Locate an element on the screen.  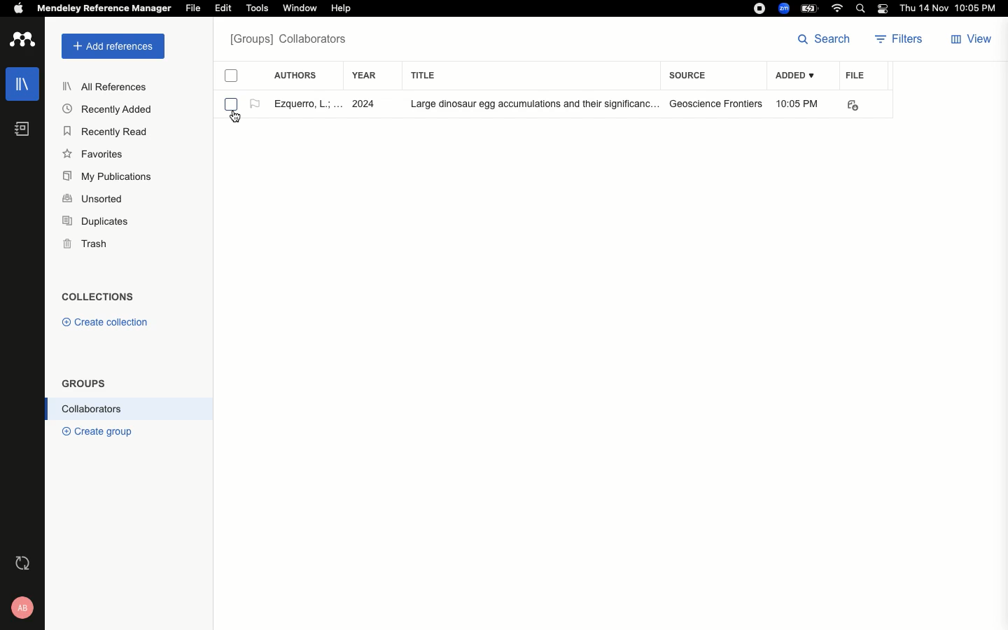
Charge is located at coordinates (811, 8).